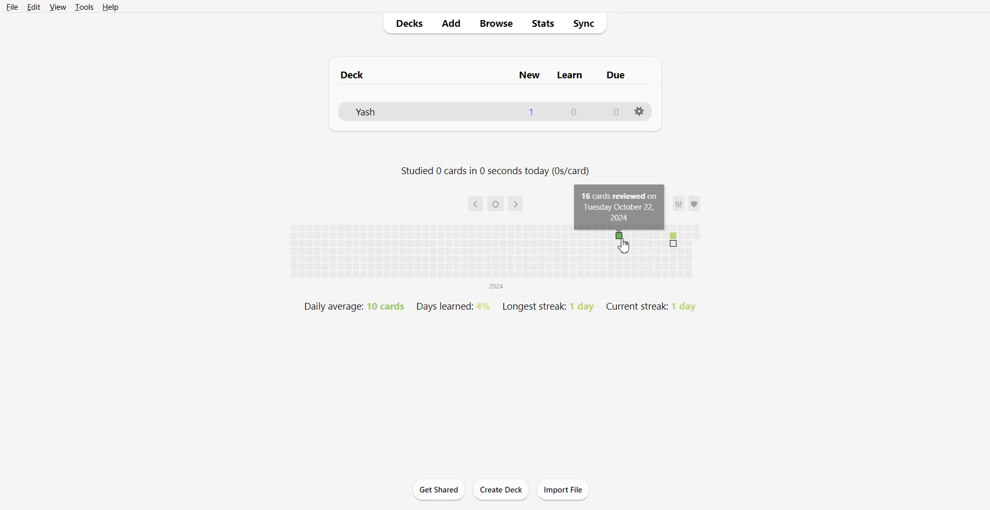 The image size is (990, 510). Describe the element at coordinates (531, 111) in the screenshot. I see `1` at that location.